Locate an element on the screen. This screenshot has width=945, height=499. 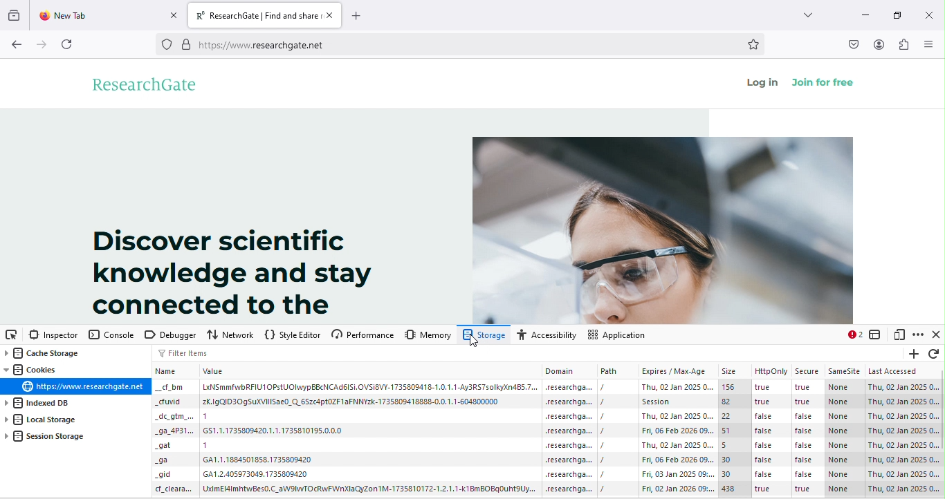
51 is located at coordinates (726, 430).